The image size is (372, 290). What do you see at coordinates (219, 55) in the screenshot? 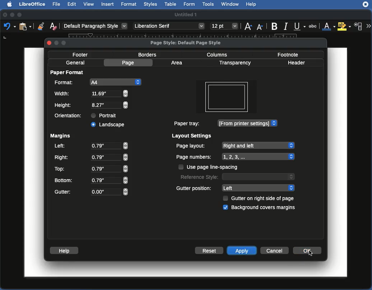
I see `Columns` at bounding box center [219, 55].